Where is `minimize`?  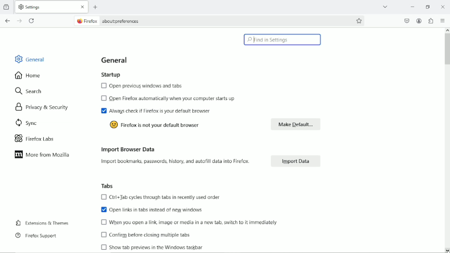
minimize is located at coordinates (412, 7).